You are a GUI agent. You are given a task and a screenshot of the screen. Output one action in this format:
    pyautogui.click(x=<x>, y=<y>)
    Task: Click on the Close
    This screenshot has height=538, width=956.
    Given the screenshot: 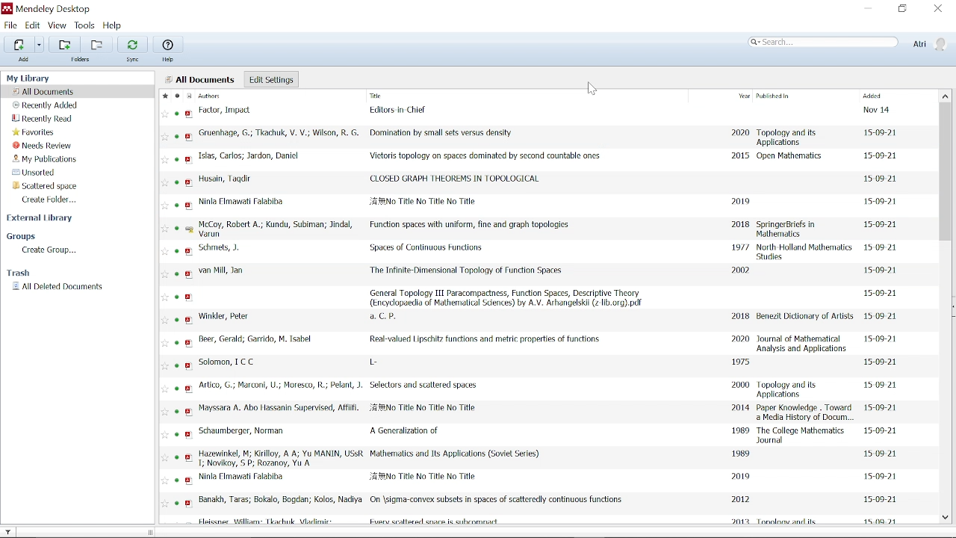 What is the action you would take?
    pyautogui.click(x=937, y=8)
    